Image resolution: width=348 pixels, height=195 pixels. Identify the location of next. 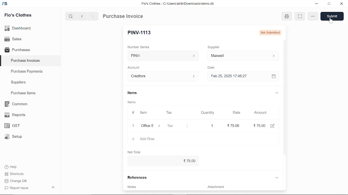
(93, 17).